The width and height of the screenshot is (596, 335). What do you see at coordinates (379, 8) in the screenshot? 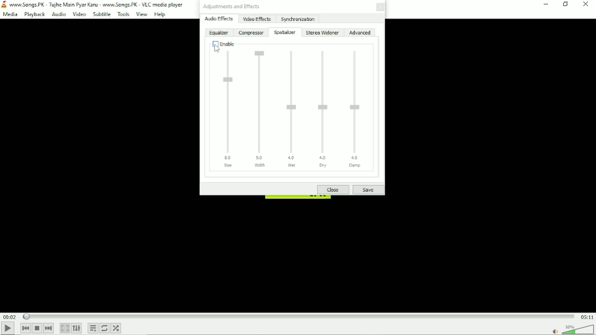
I see `Close` at bounding box center [379, 8].